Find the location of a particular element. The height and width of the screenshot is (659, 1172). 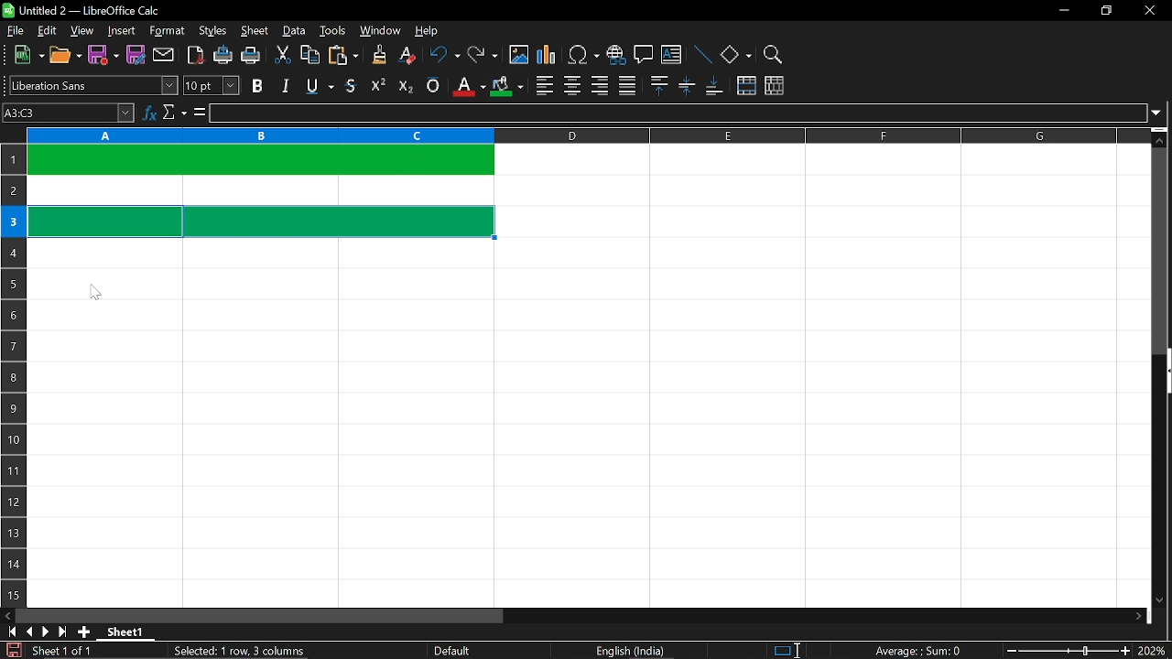

insert chart is located at coordinates (548, 56).